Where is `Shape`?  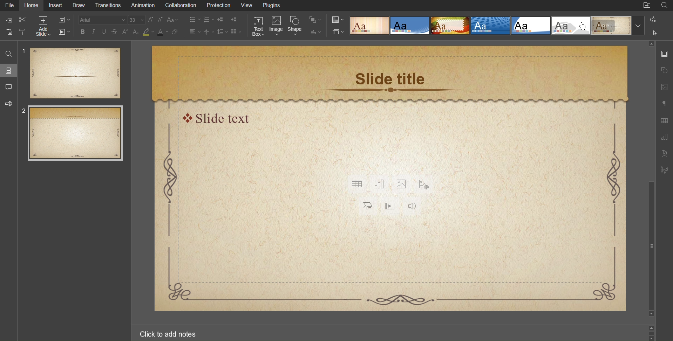 Shape is located at coordinates (295, 27).